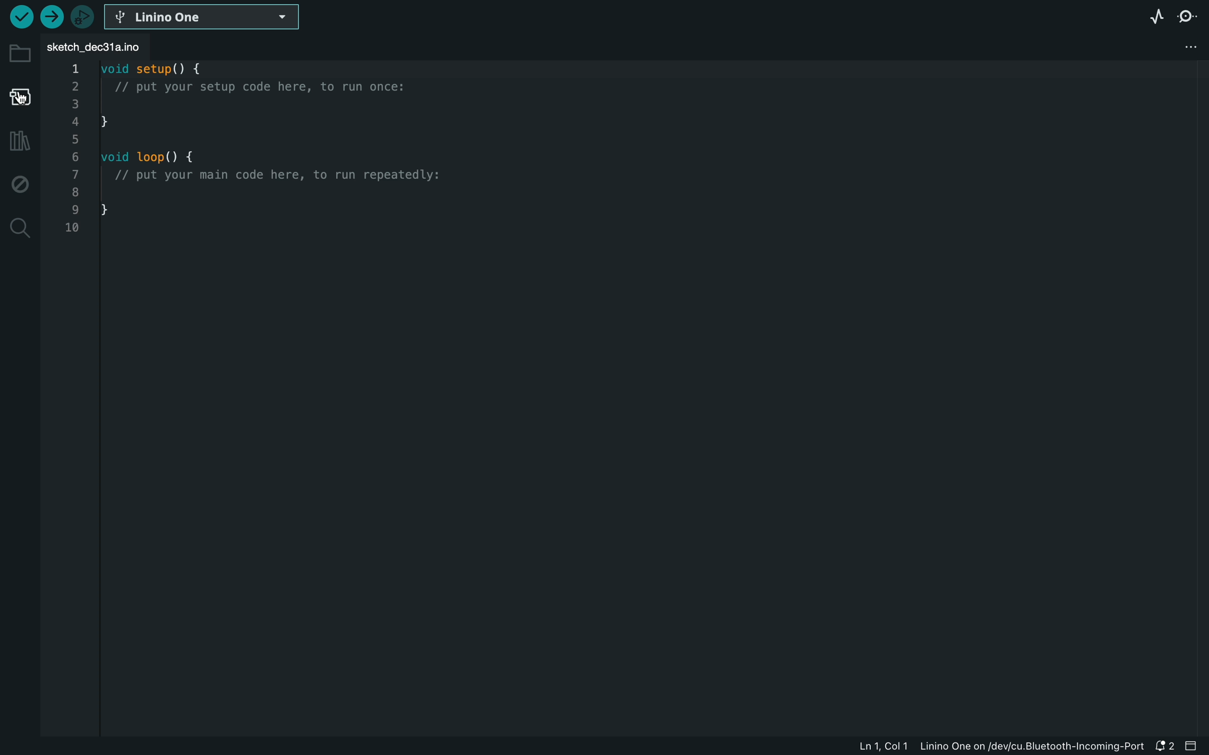  What do you see at coordinates (21, 55) in the screenshot?
I see `folder` at bounding box center [21, 55].